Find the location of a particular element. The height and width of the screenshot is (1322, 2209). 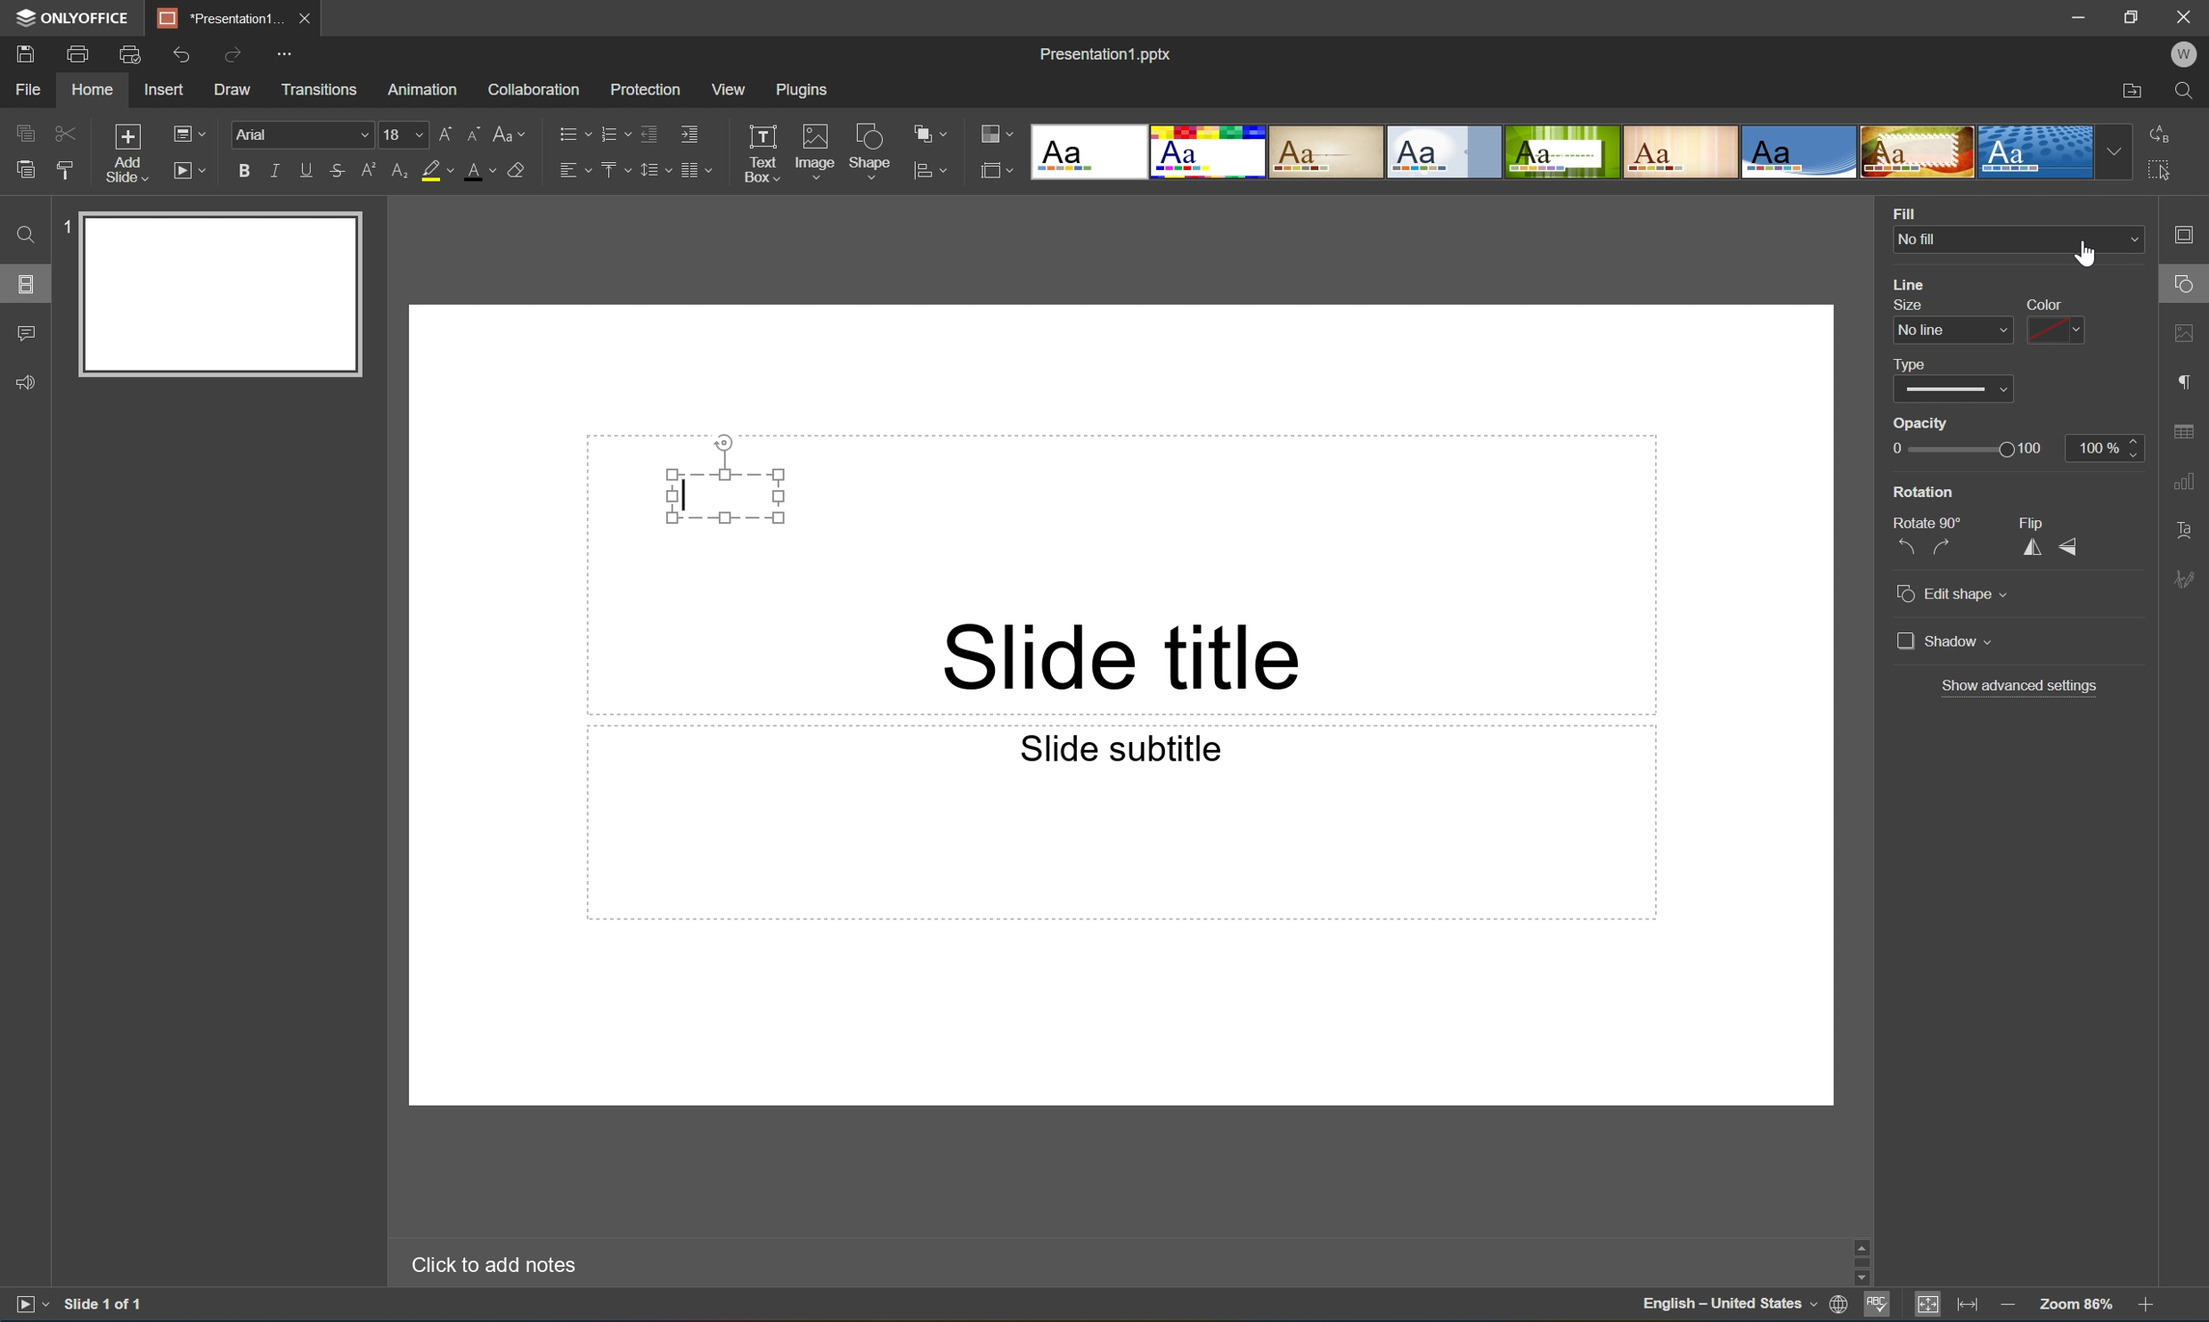

align shape is located at coordinates (933, 172).